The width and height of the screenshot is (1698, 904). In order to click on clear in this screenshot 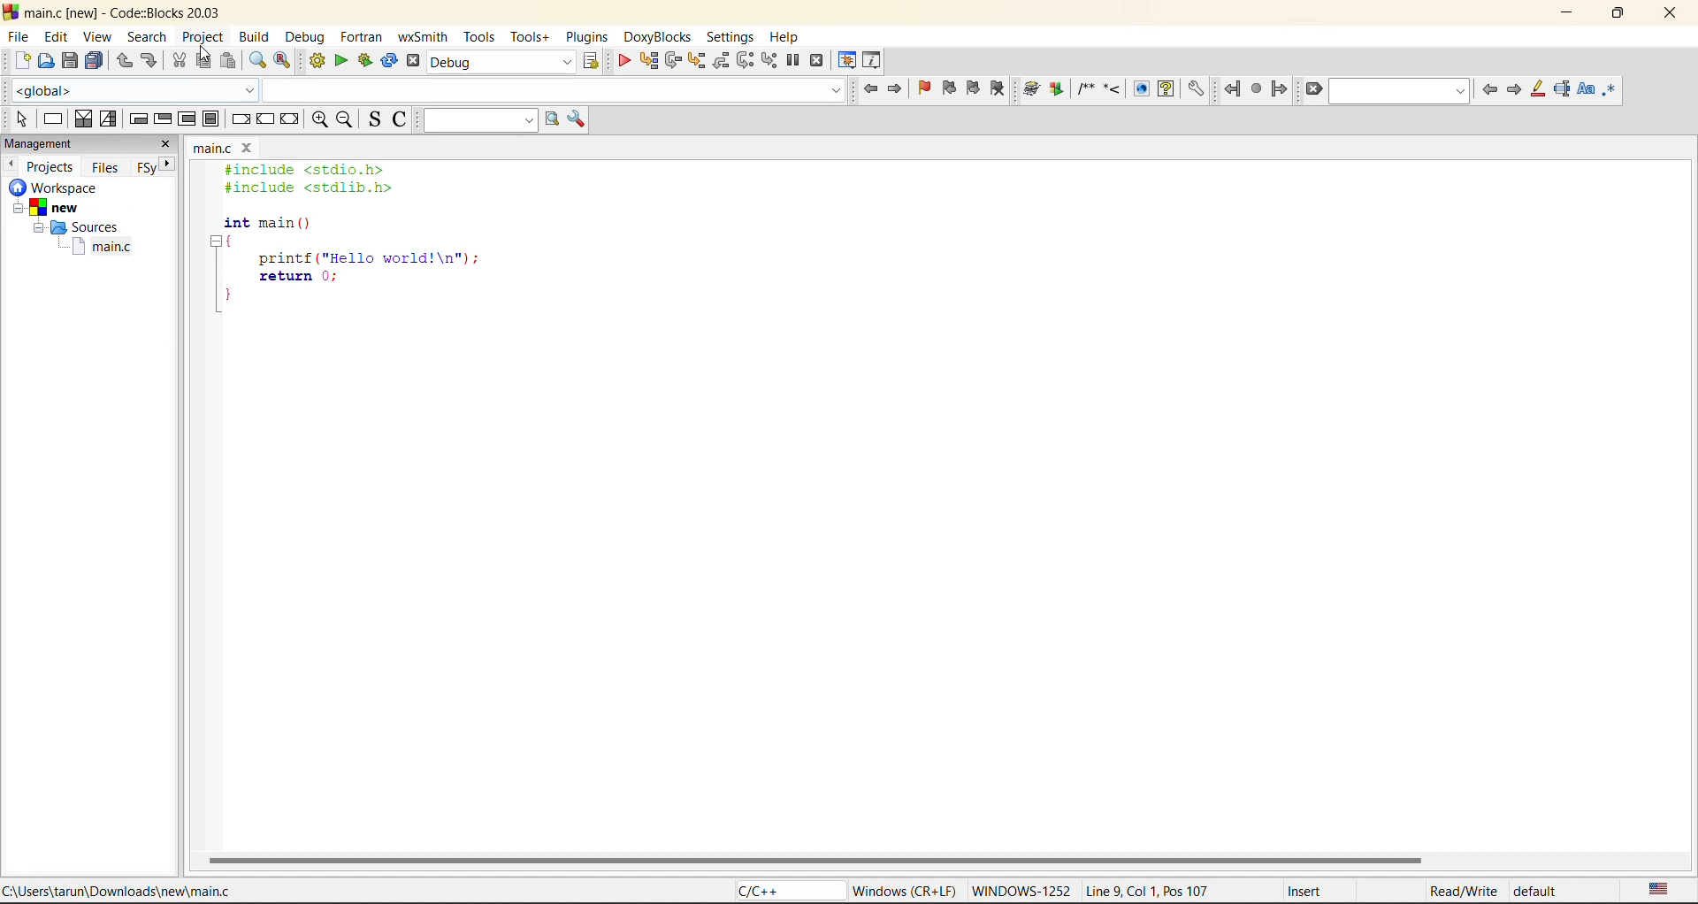, I will do `click(1315, 90)`.